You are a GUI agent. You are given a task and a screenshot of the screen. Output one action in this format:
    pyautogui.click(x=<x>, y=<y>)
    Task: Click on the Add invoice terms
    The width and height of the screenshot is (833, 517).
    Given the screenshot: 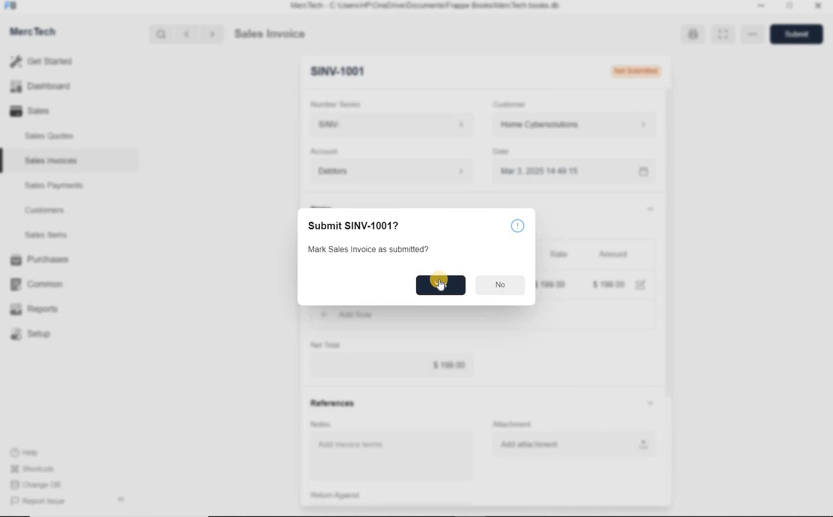 What is the action you would take?
    pyautogui.click(x=394, y=457)
    